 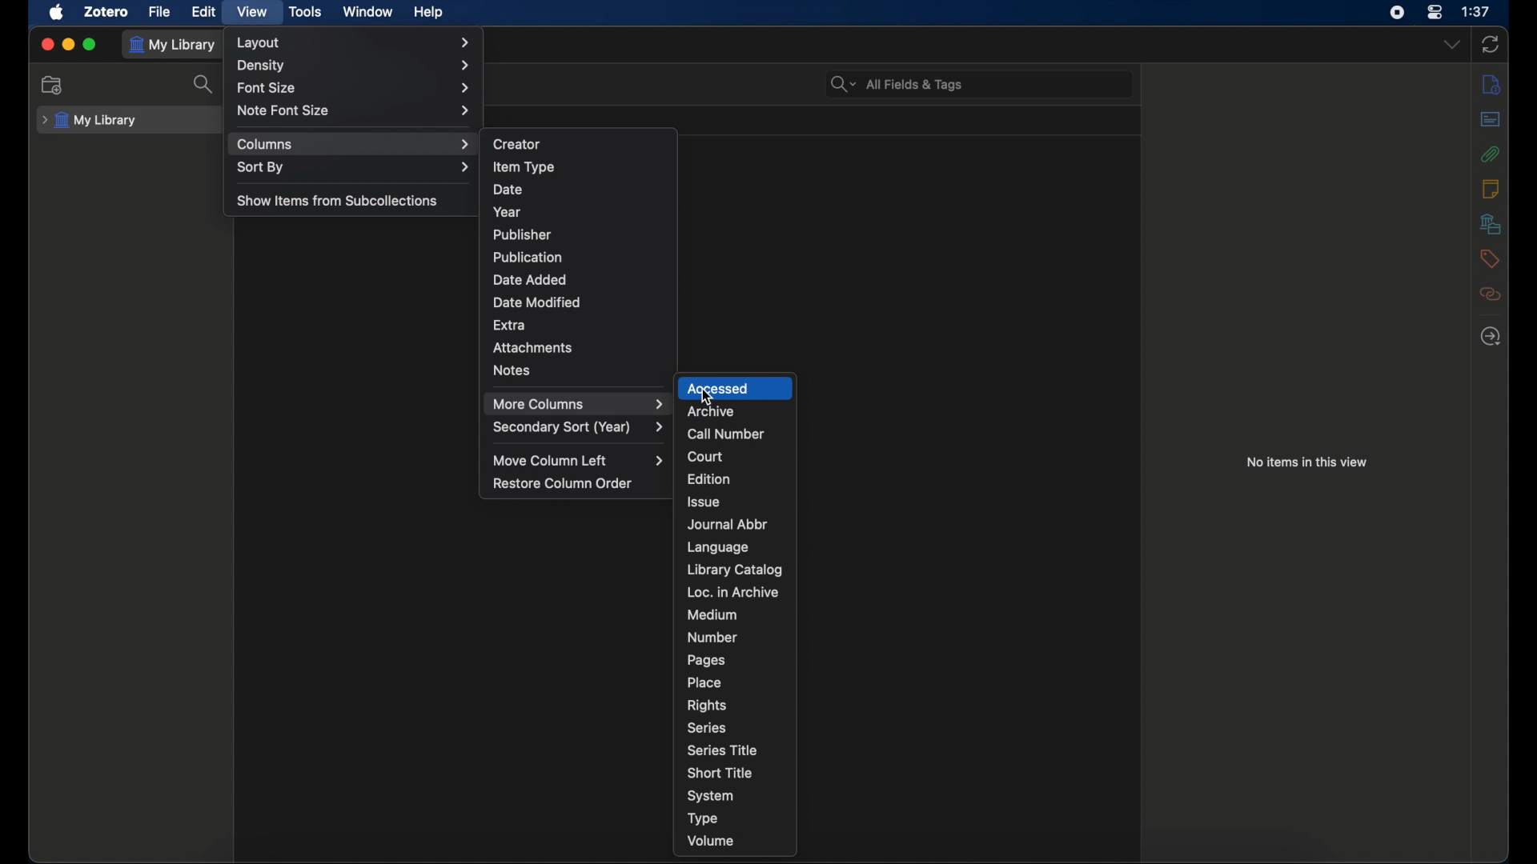 What do you see at coordinates (712, 636) in the screenshot?
I see `number` at bounding box center [712, 636].